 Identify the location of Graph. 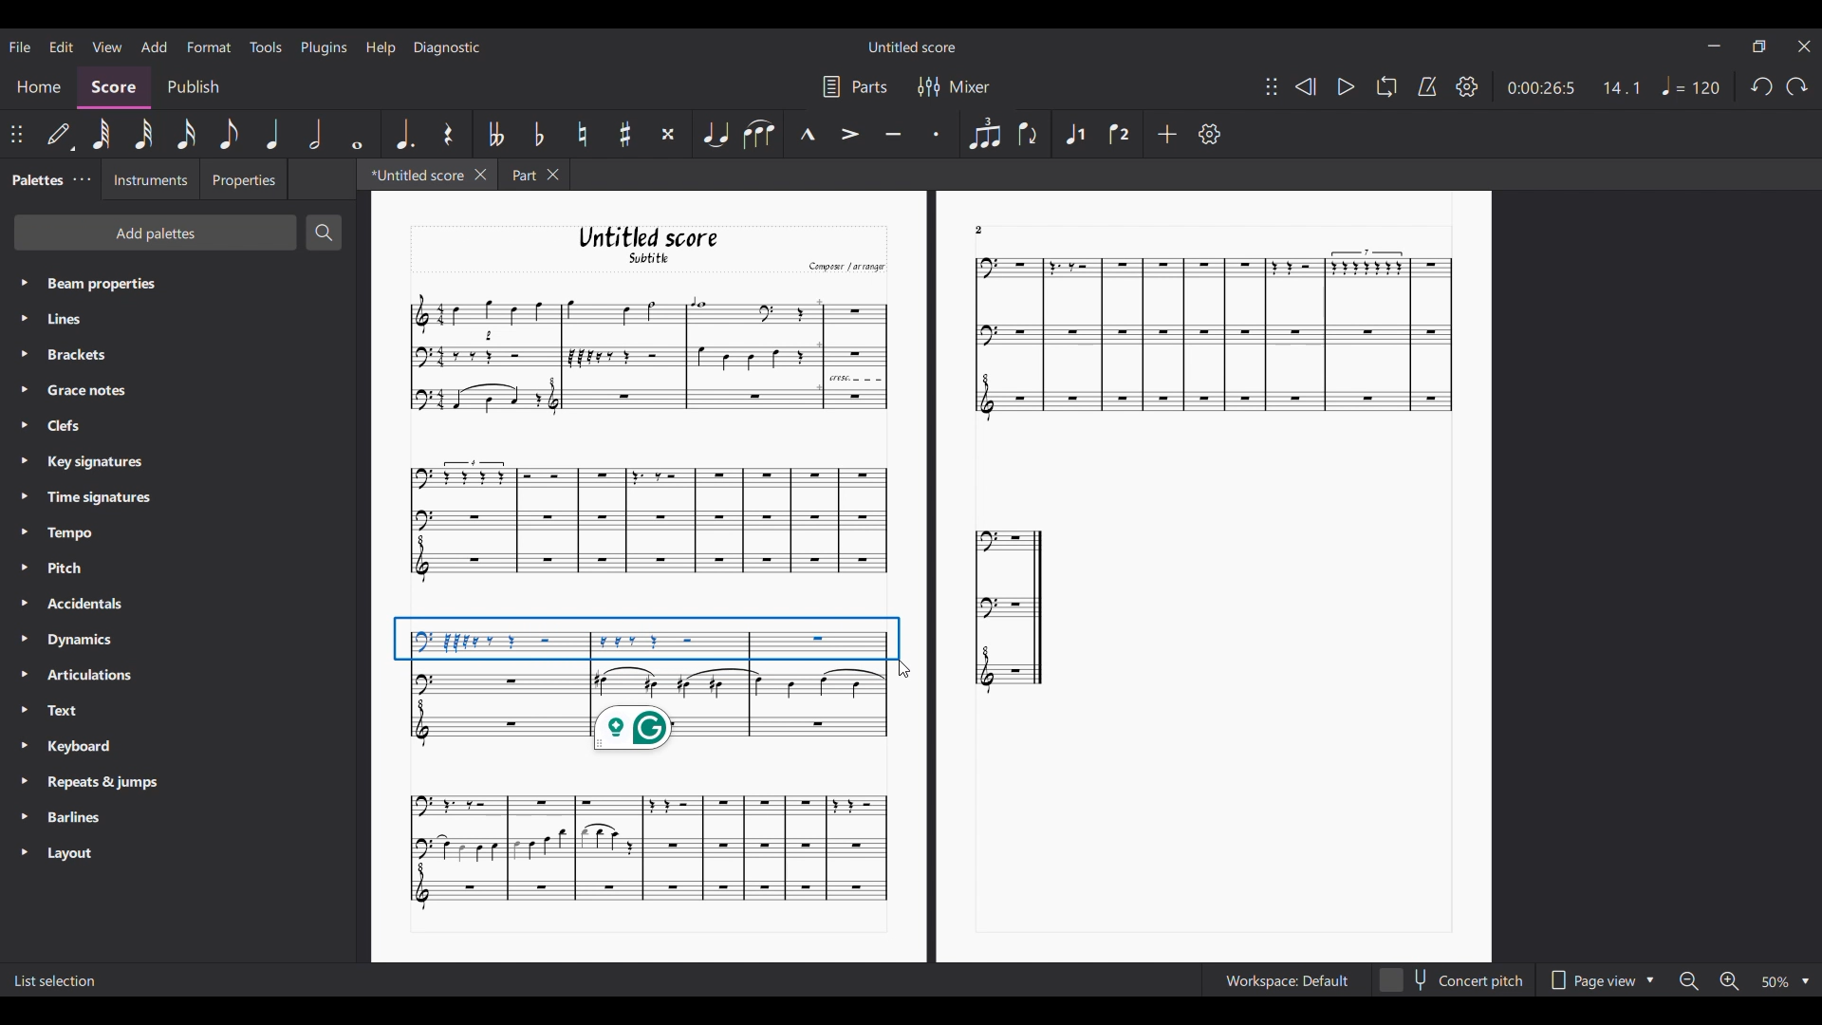
(645, 354).